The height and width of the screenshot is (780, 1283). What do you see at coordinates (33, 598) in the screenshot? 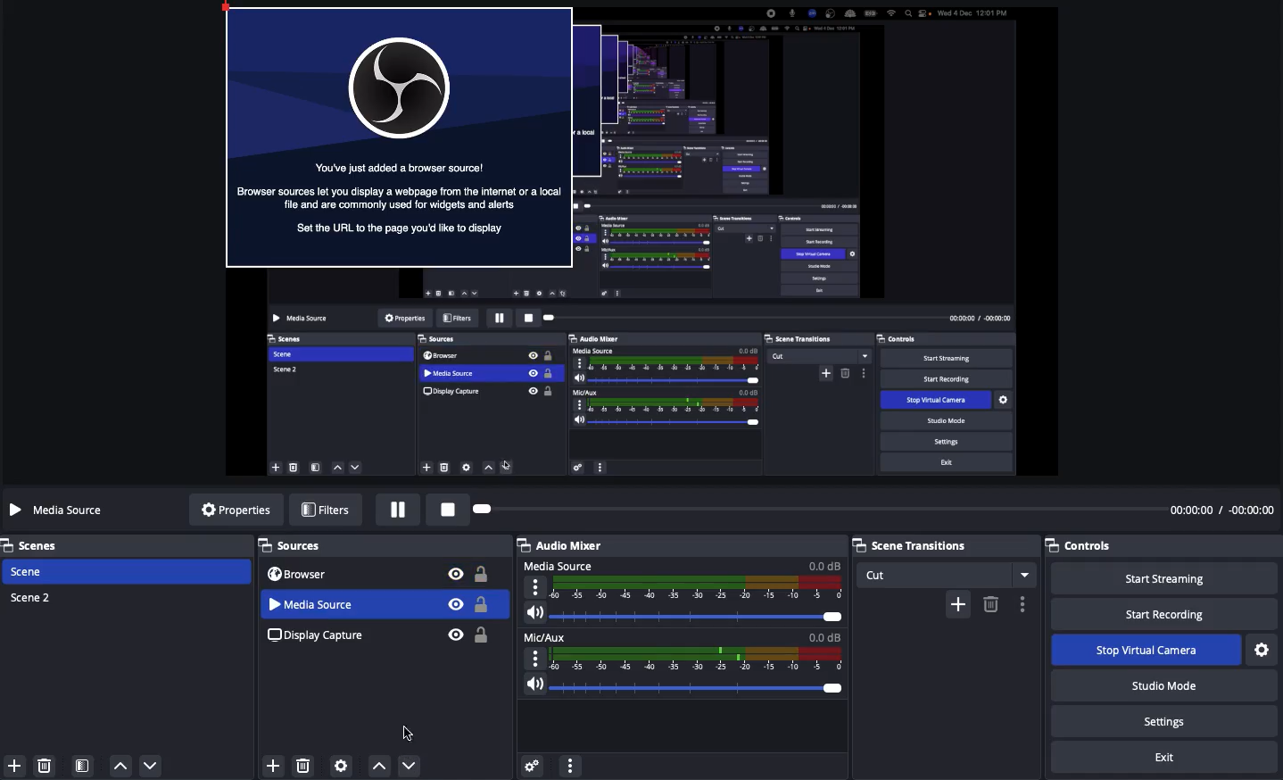
I see `Scene 2` at bounding box center [33, 598].